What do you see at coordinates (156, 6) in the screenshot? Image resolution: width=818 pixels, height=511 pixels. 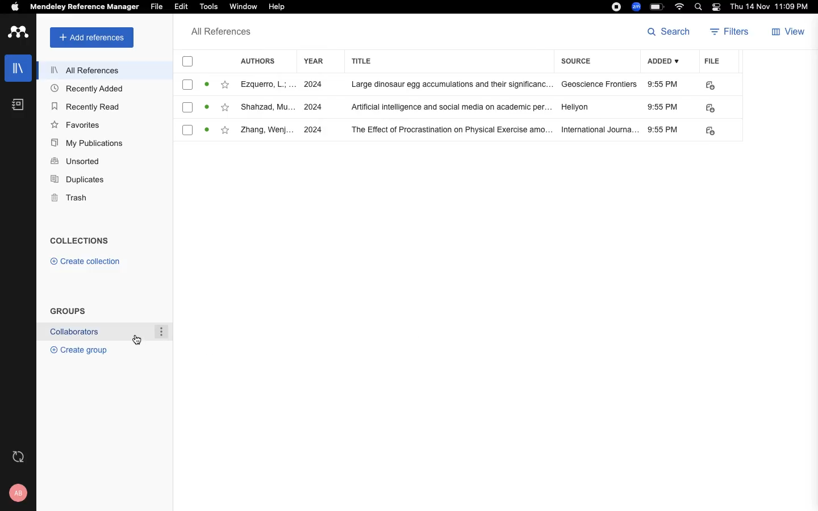 I see `File` at bounding box center [156, 6].